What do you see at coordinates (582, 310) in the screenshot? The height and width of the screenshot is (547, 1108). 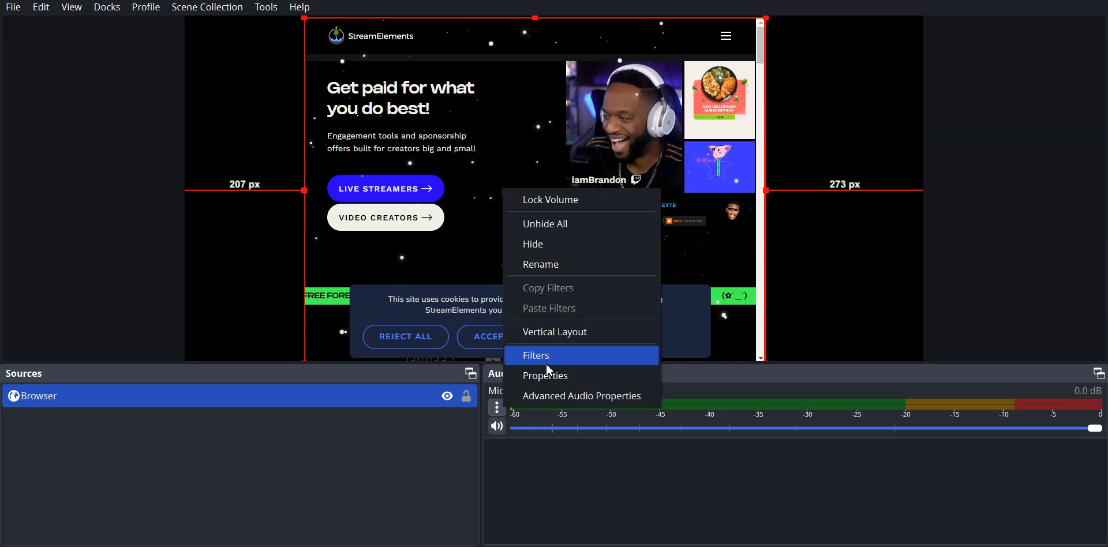 I see `Paste Filter` at bounding box center [582, 310].